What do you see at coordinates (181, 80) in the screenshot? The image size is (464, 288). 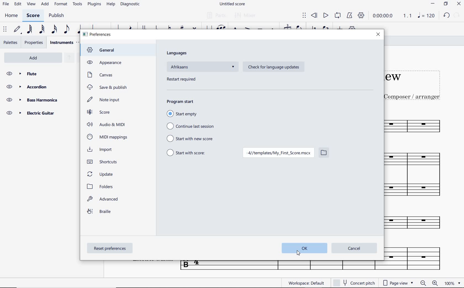 I see `restart required` at bounding box center [181, 80].